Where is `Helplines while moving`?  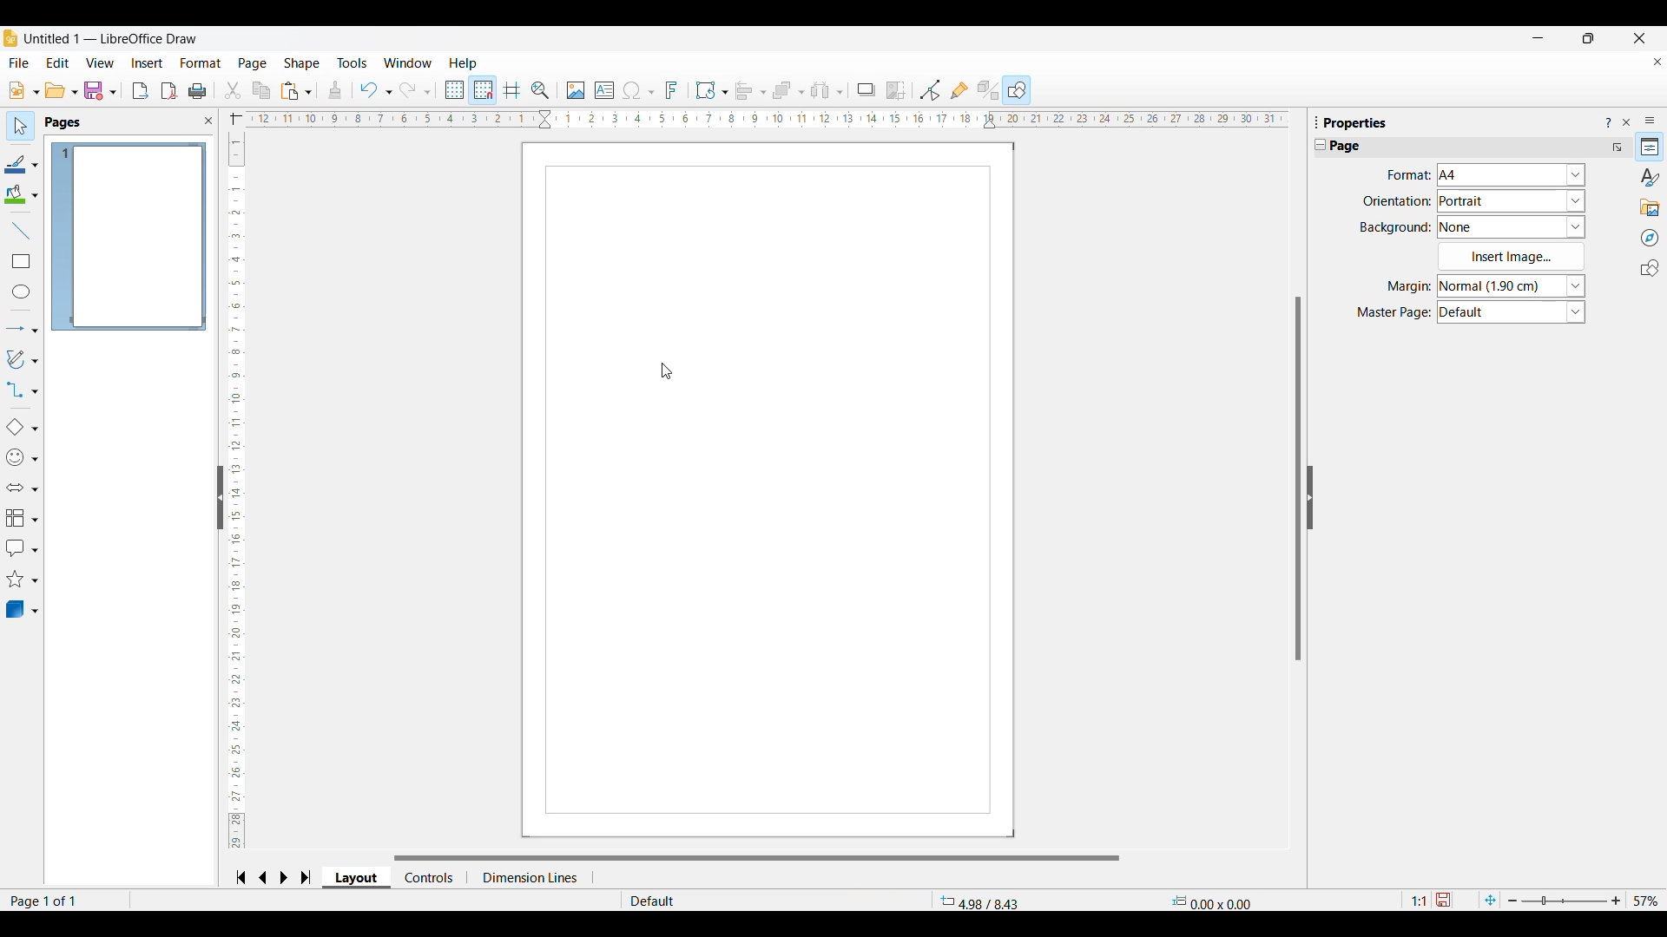
Helplines while moving is located at coordinates (512, 90).